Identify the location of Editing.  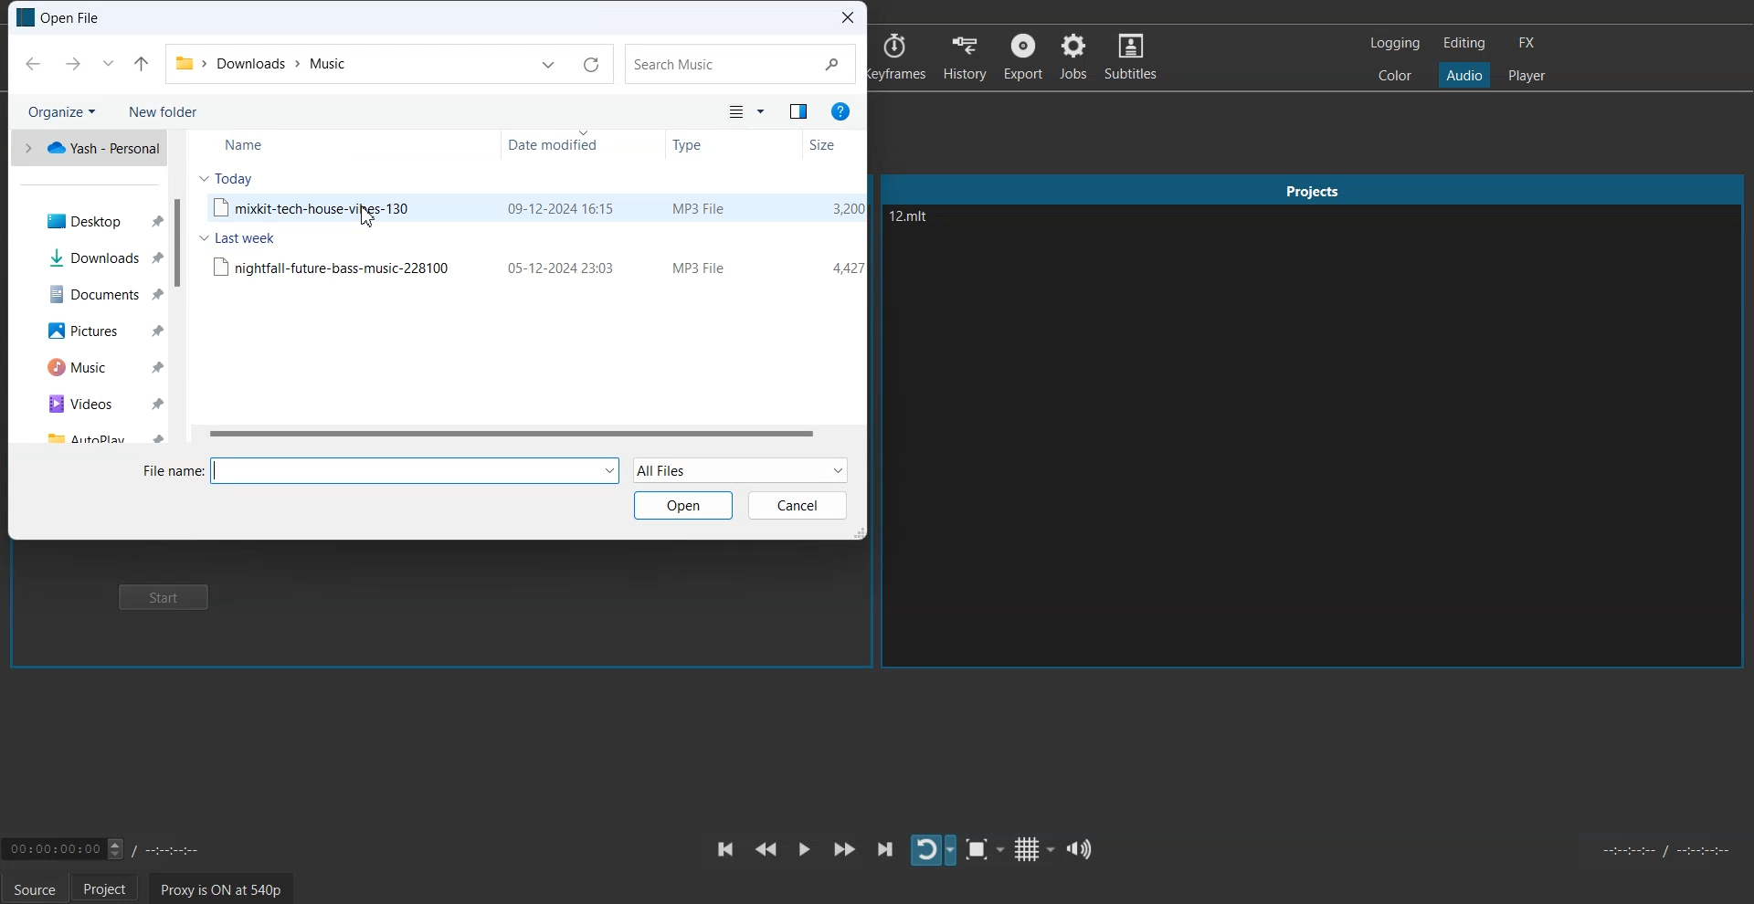
(1464, 43).